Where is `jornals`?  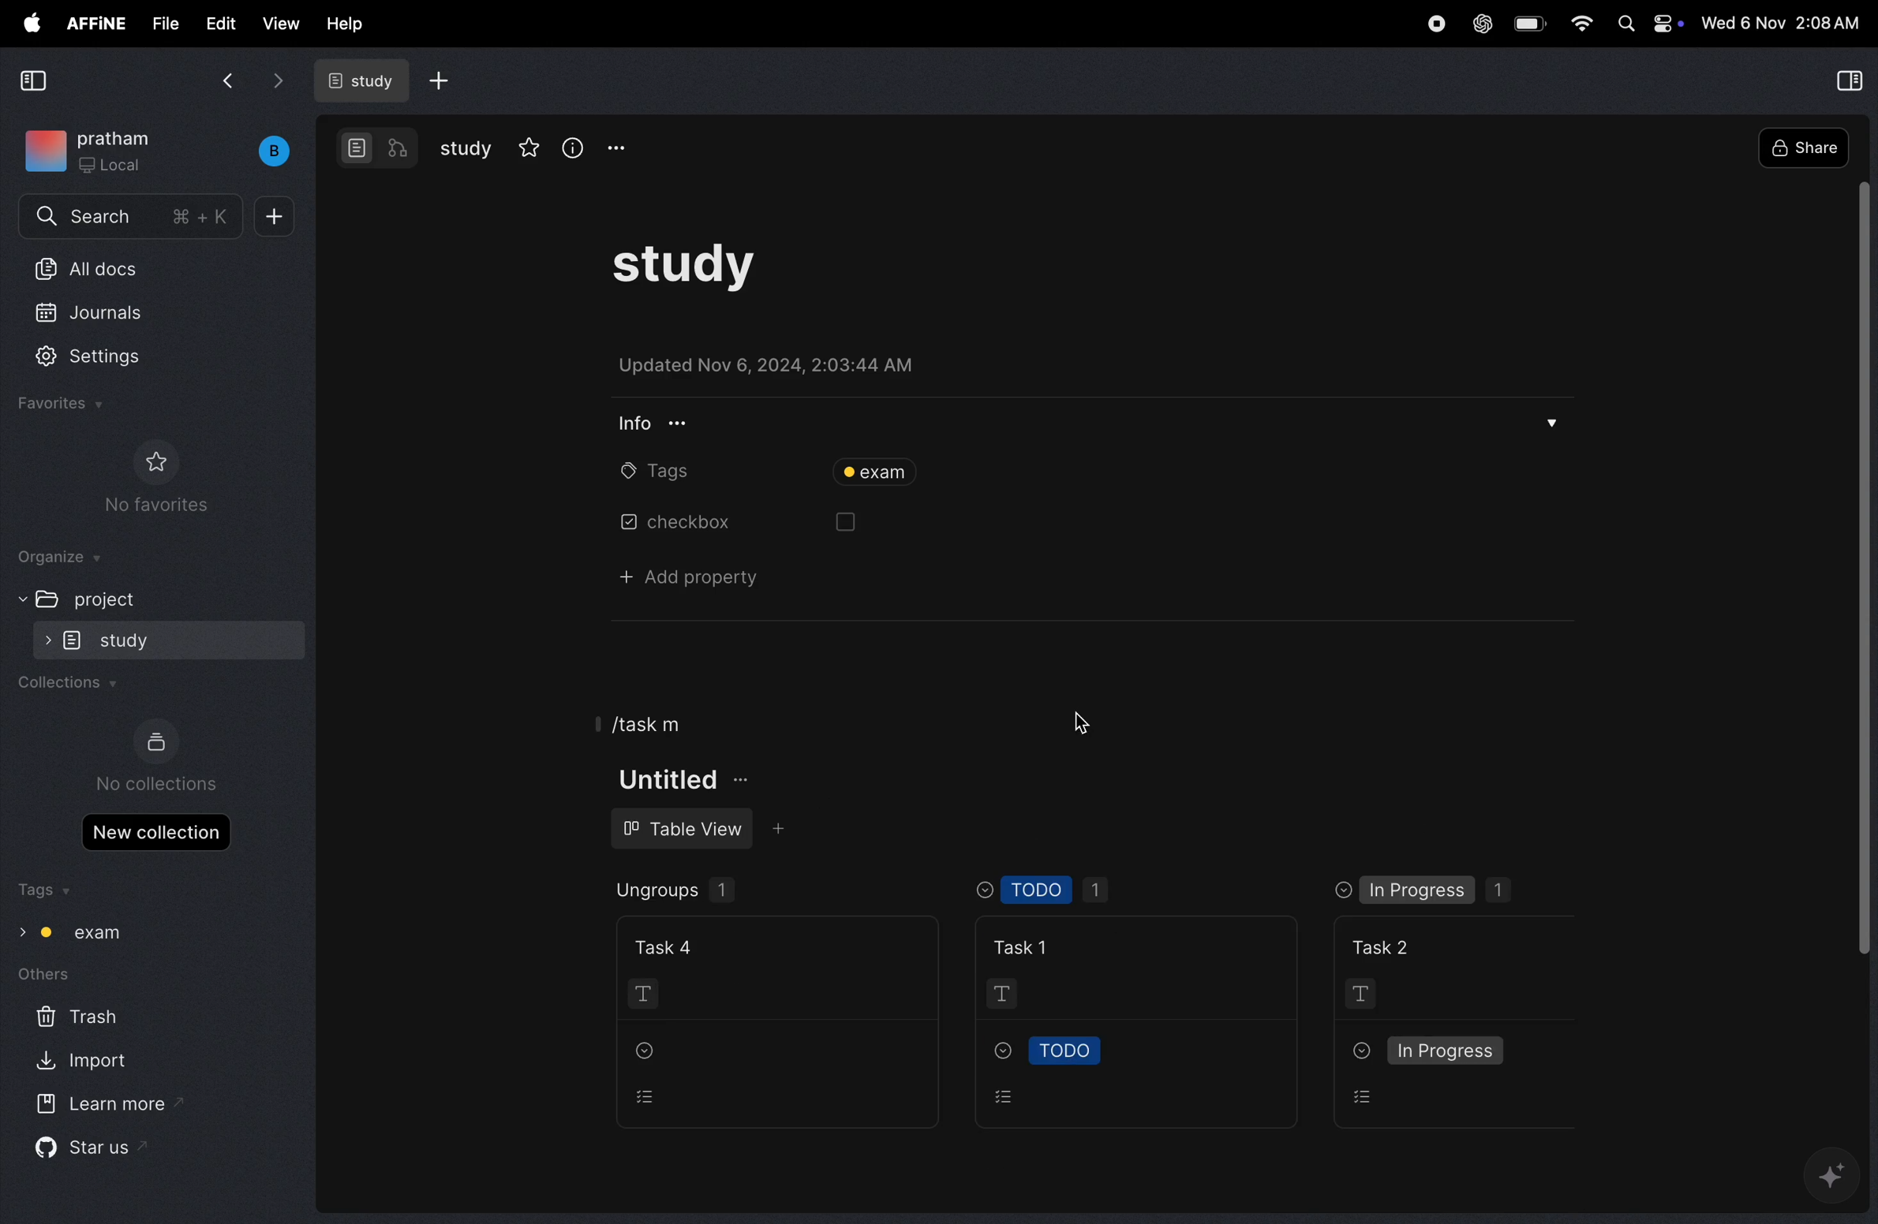
jornals is located at coordinates (108, 312).